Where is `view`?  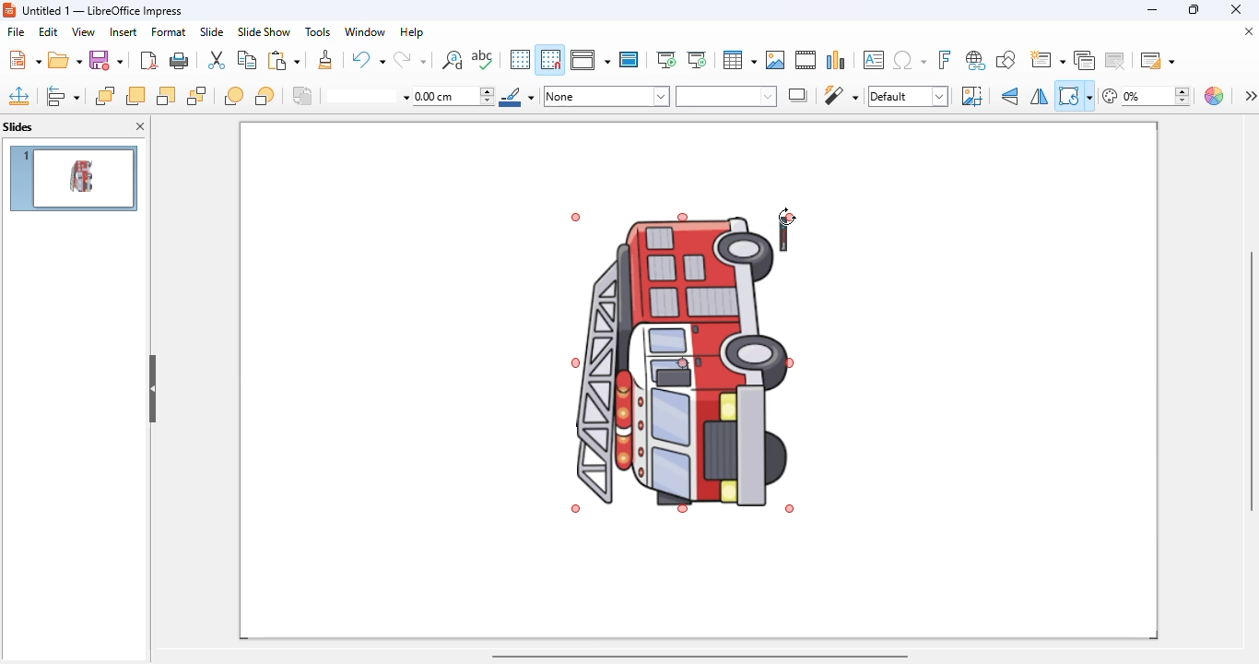 view is located at coordinates (83, 32).